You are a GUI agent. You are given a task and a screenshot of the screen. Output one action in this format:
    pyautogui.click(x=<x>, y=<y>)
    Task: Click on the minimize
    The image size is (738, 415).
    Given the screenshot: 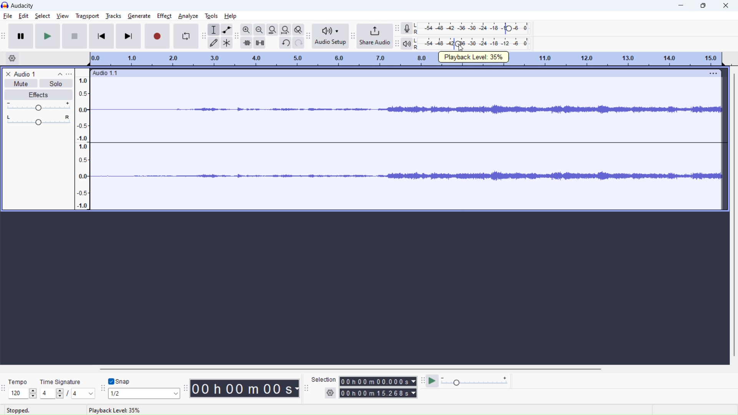 What is the action you would take?
    pyautogui.click(x=681, y=5)
    